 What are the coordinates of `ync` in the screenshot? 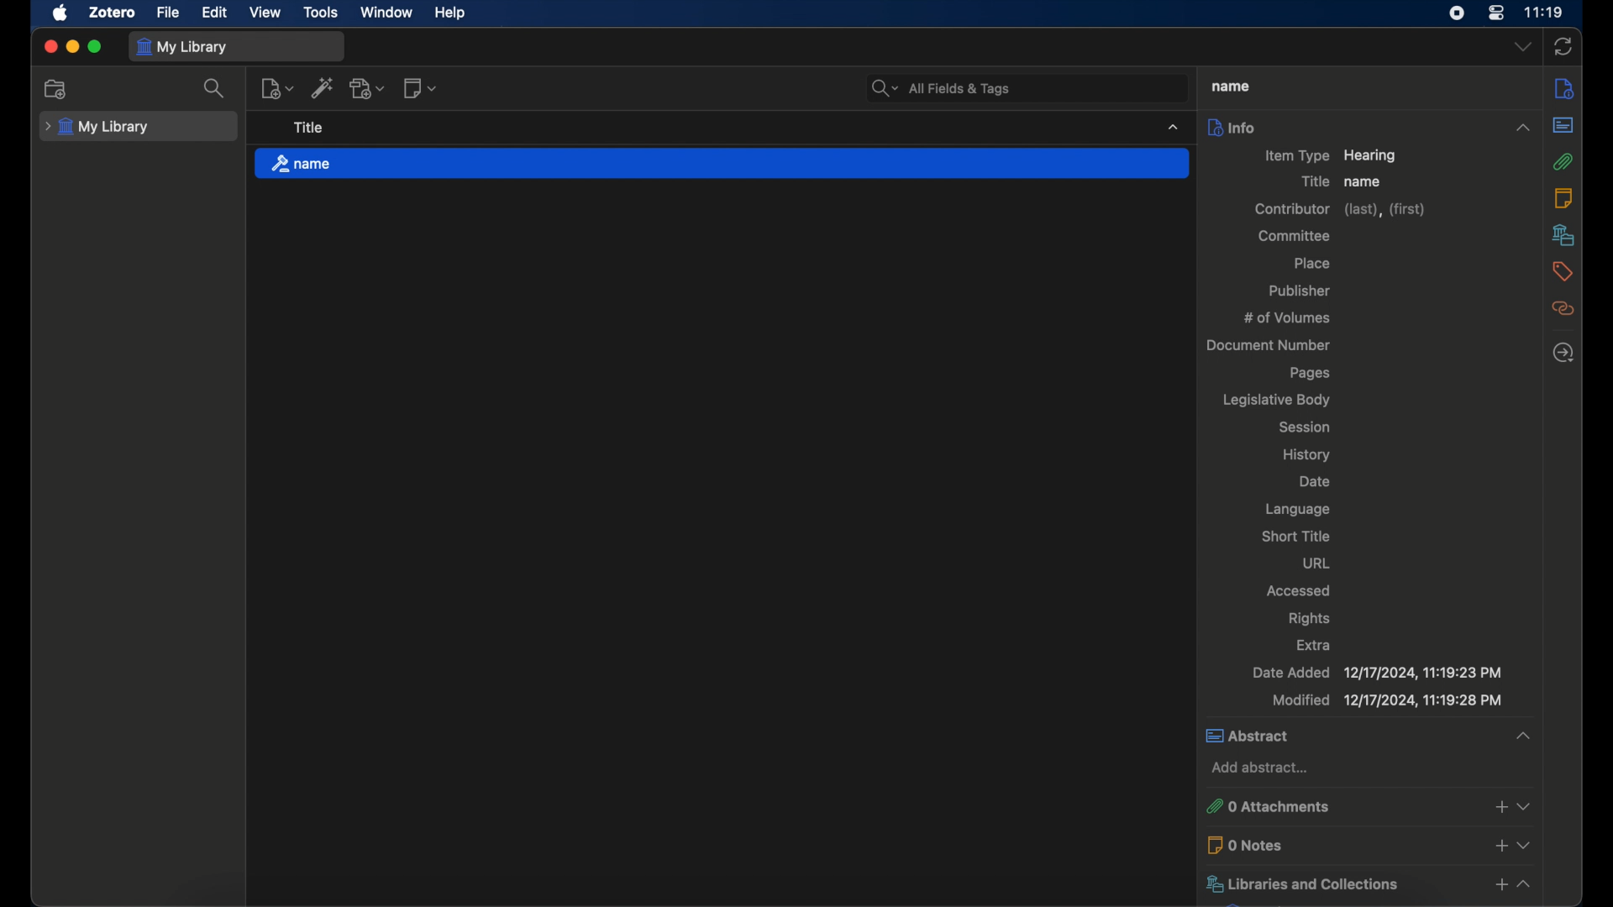 It's located at (1562, 47).